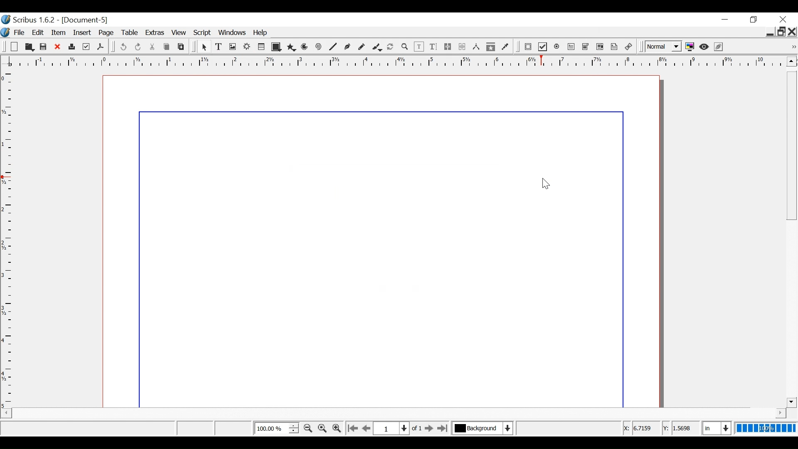 The image size is (798, 449). I want to click on Freehand line, so click(361, 47).